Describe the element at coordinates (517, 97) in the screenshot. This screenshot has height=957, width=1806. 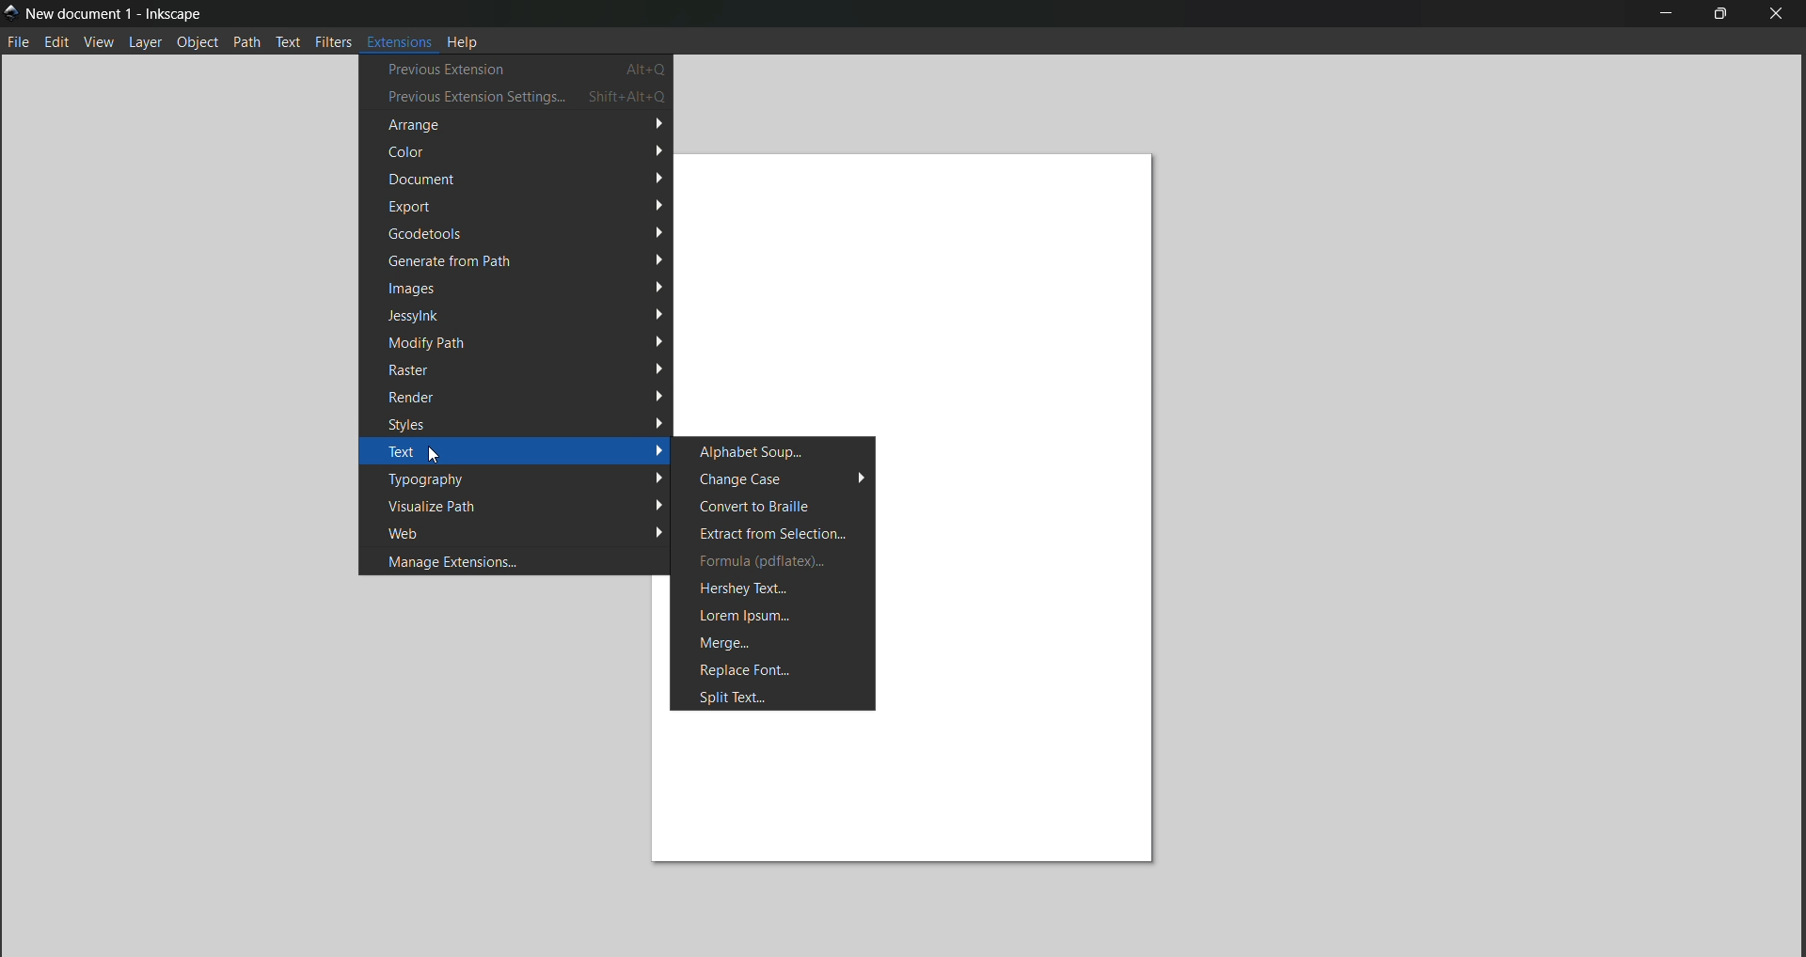
I see `previous extension setting` at that location.